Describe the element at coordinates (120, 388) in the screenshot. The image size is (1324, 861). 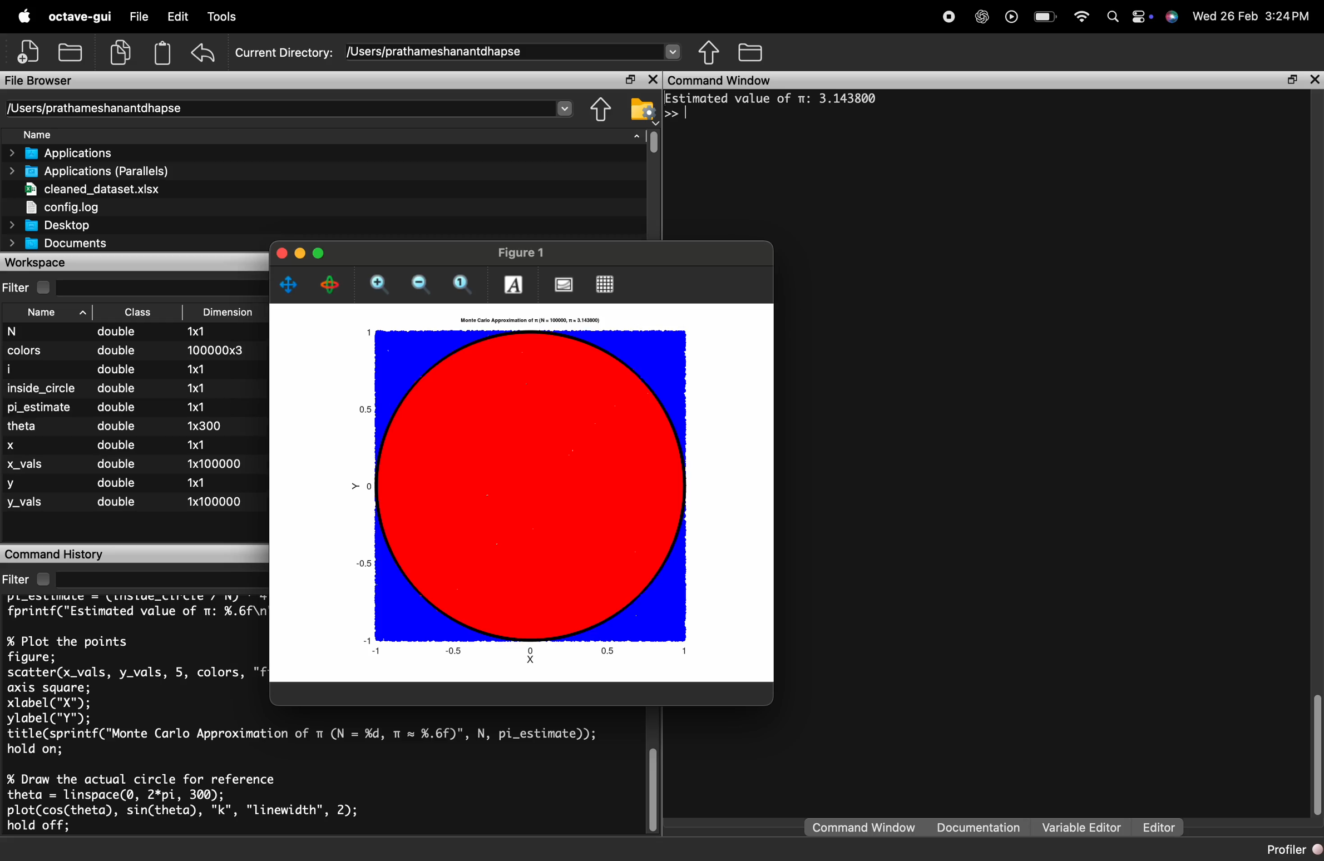
I see `double` at that location.